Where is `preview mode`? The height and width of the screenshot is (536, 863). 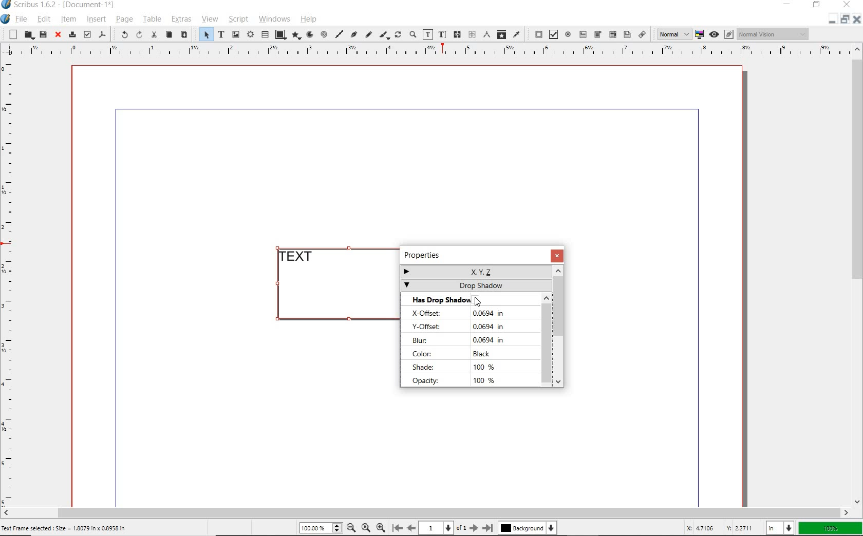 preview mode is located at coordinates (714, 34).